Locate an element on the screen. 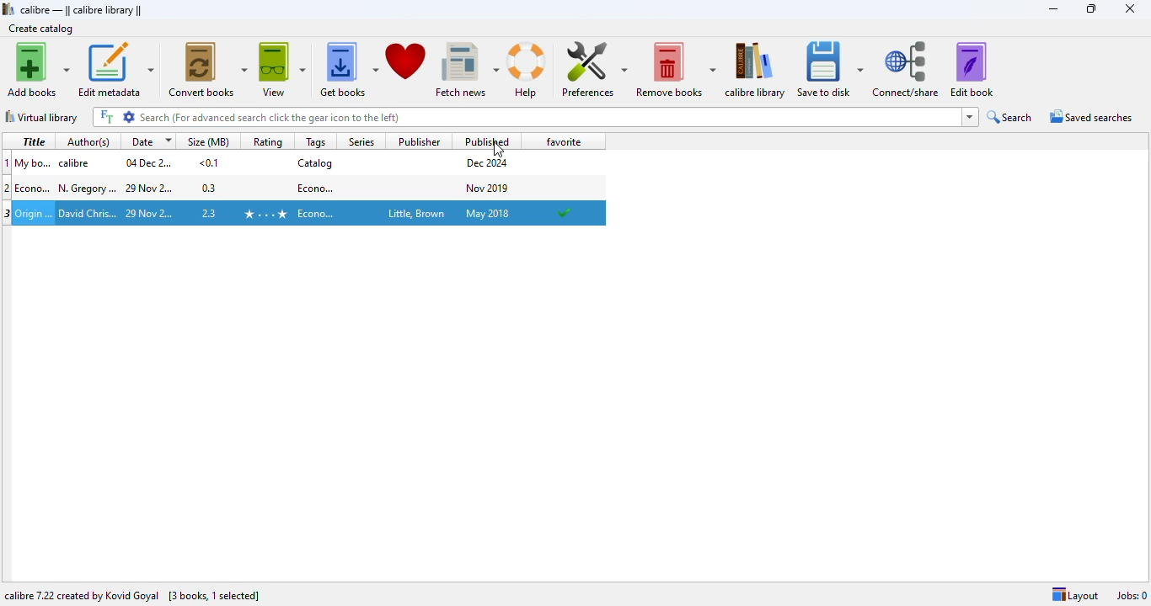  rating is located at coordinates (268, 141).